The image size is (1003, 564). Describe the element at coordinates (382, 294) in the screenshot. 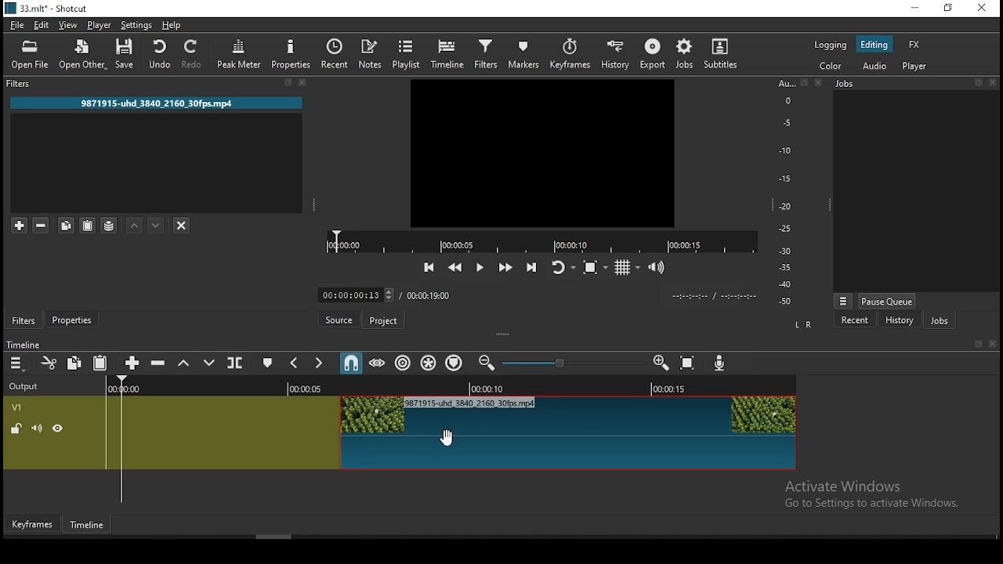

I see `timer` at that location.